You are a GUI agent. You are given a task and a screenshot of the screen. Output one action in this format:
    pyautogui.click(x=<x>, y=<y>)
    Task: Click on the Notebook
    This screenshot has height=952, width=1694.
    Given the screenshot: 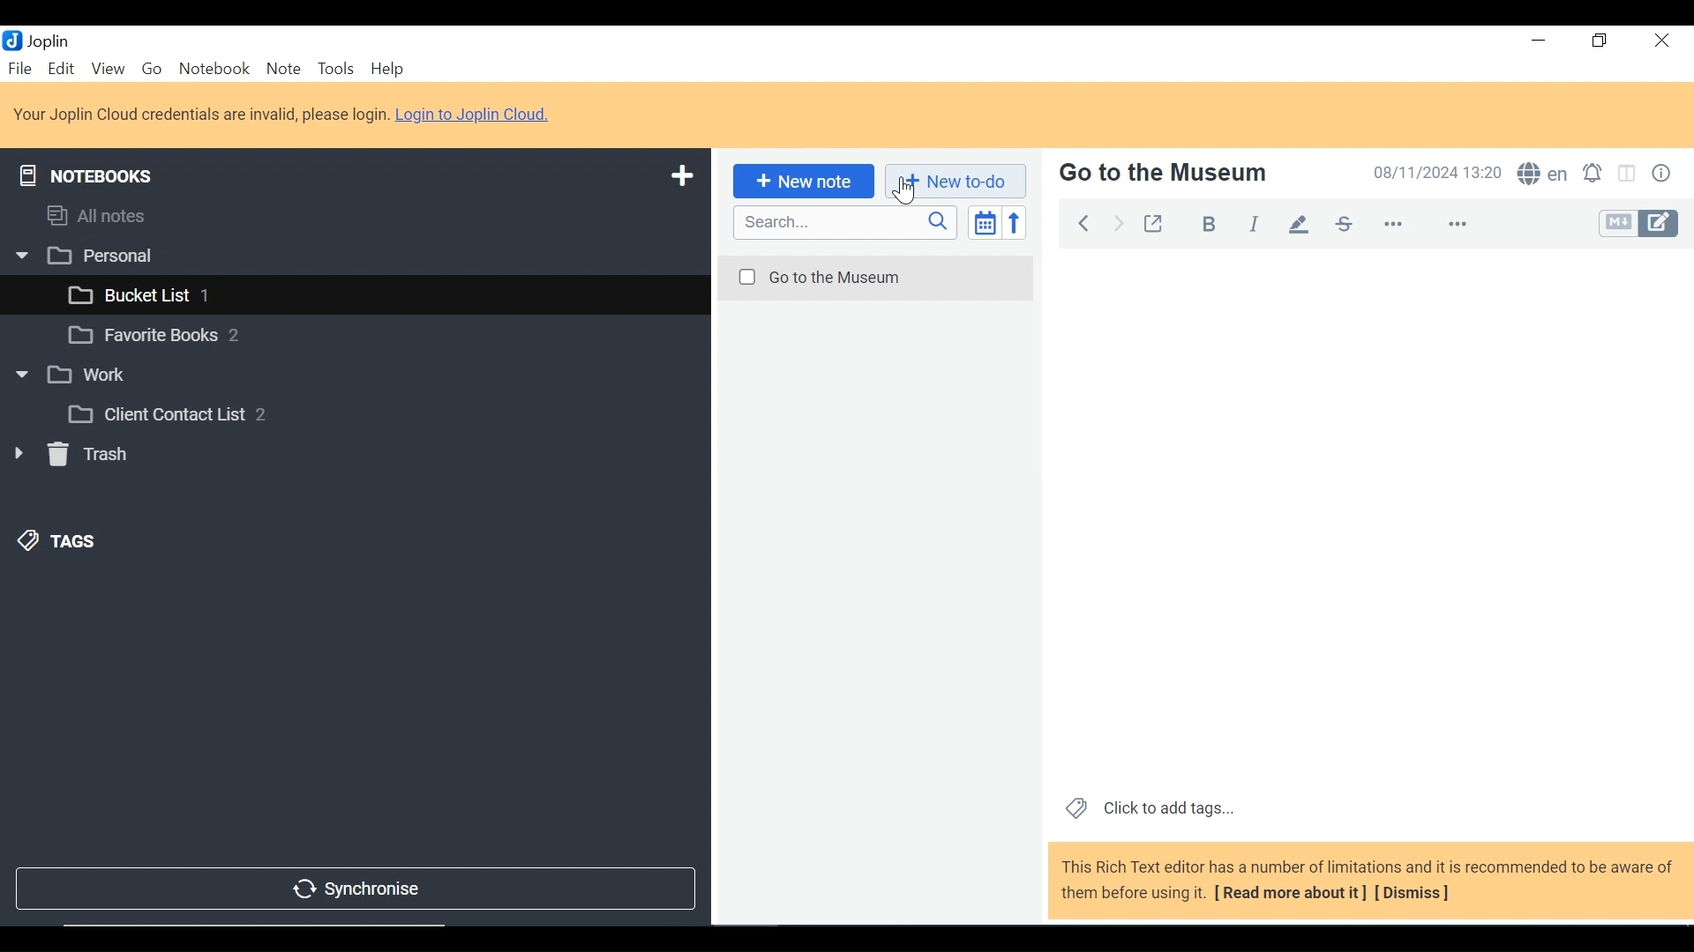 What is the action you would take?
    pyautogui.click(x=372, y=293)
    